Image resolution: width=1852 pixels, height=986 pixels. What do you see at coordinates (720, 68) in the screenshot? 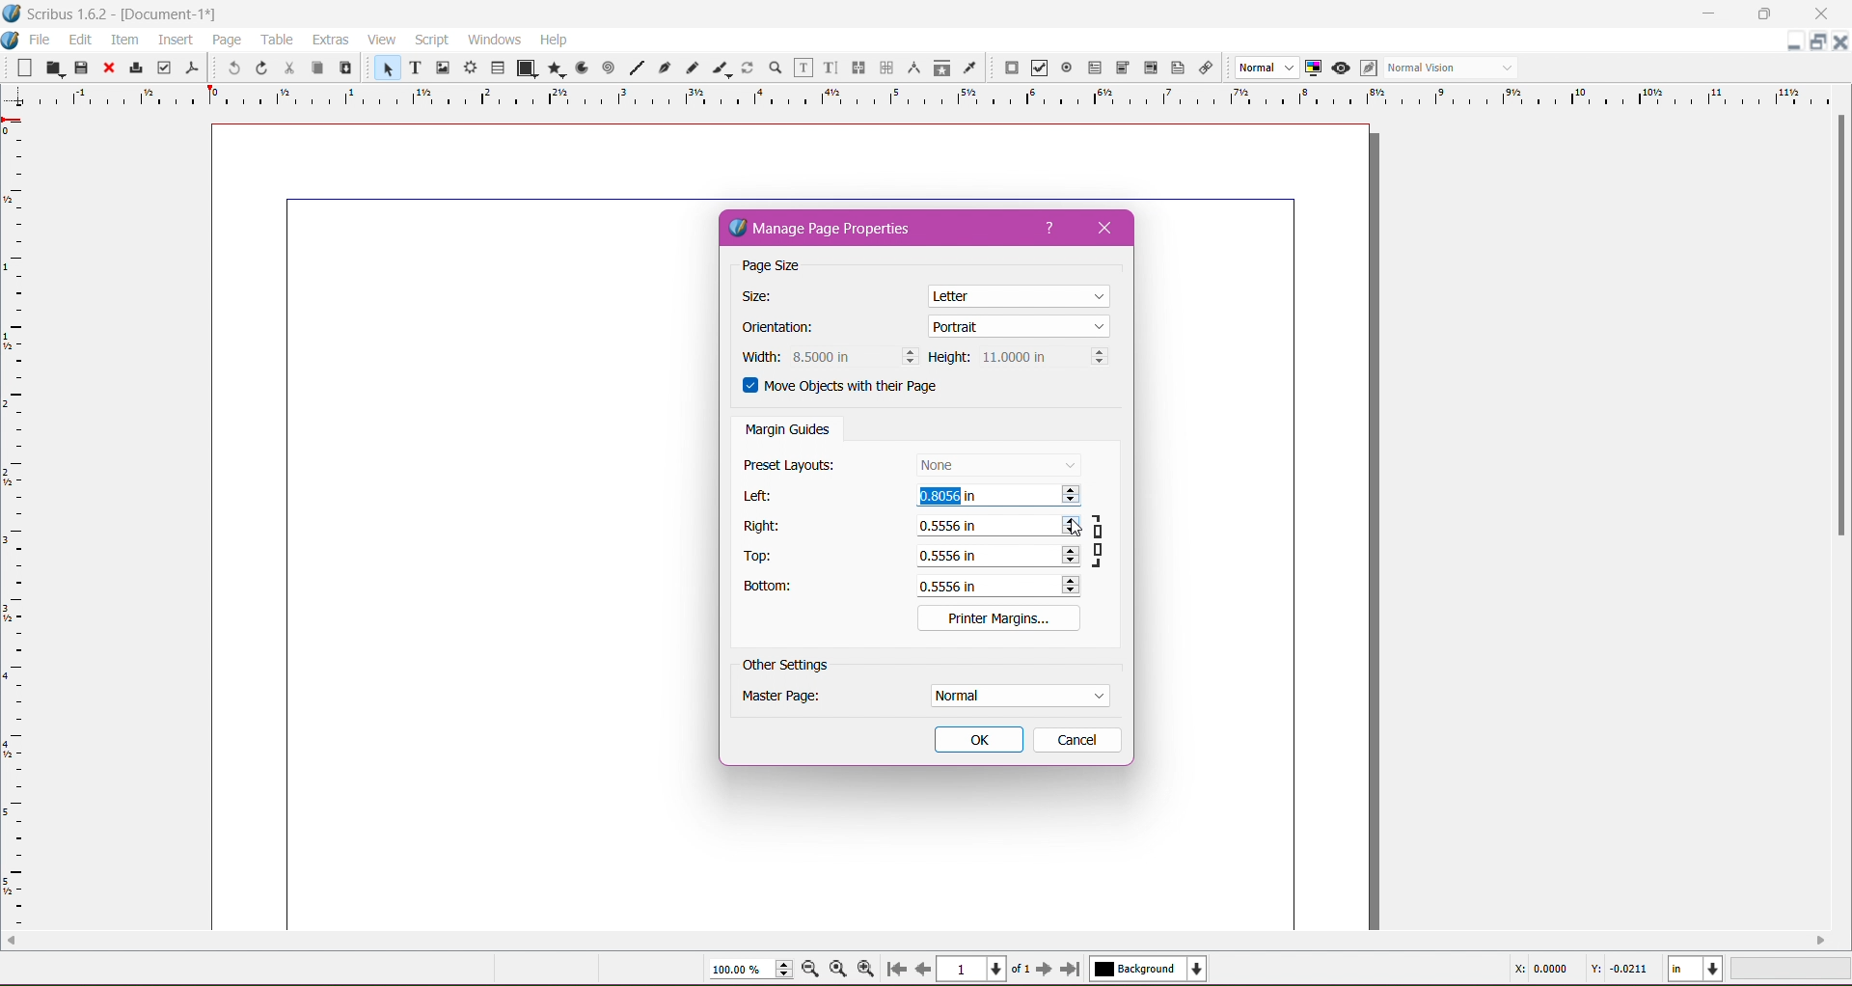
I see `Calligraphic Line` at bounding box center [720, 68].